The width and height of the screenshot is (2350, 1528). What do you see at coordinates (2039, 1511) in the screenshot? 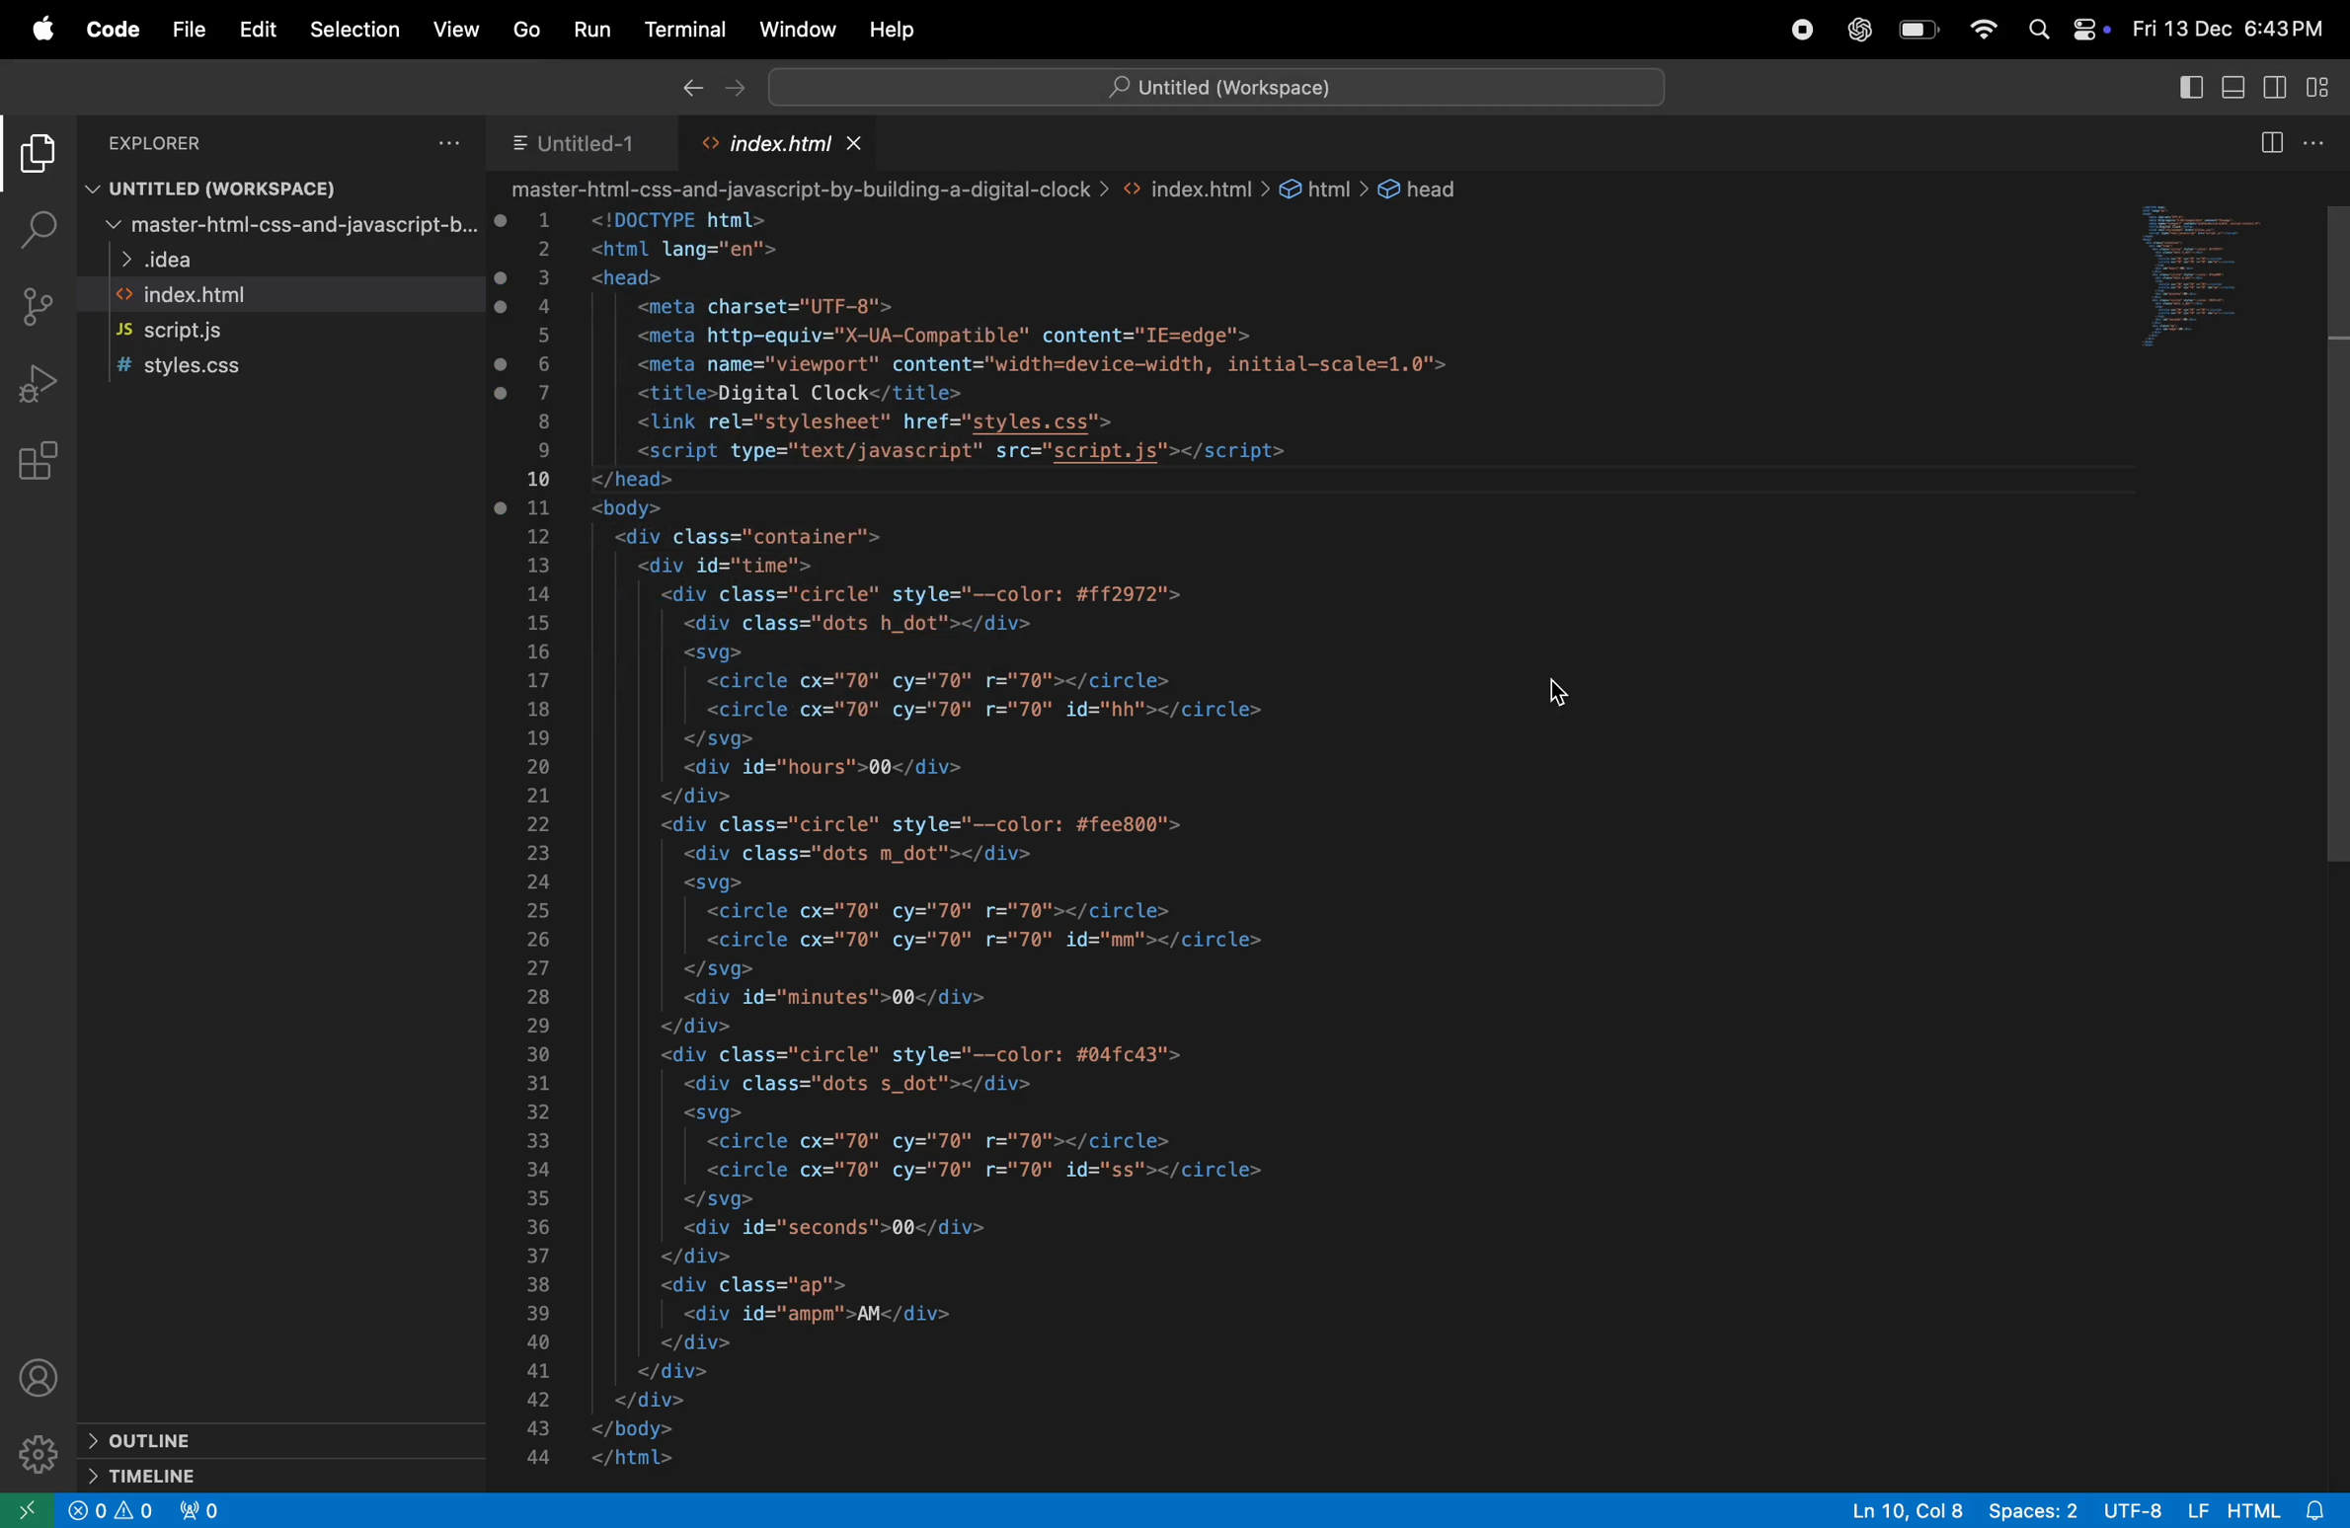
I see `spaces 2` at bounding box center [2039, 1511].